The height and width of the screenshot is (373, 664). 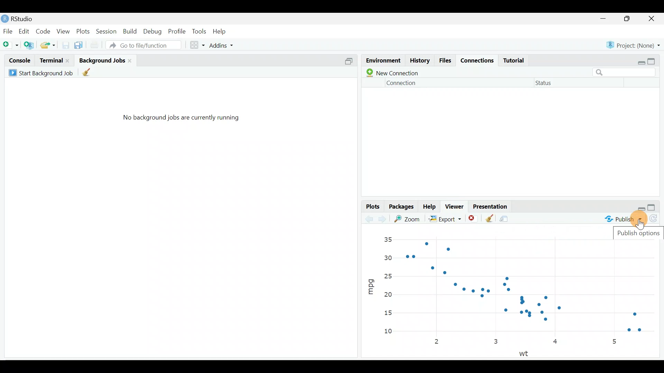 What do you see at coordinates (371, 284) in the screenshot?
I see `mpg` at bounding box center [371, 284].